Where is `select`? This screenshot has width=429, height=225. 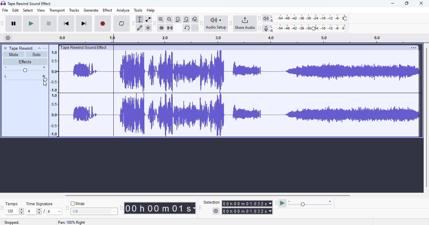 select is located at coordinates (28, 10).